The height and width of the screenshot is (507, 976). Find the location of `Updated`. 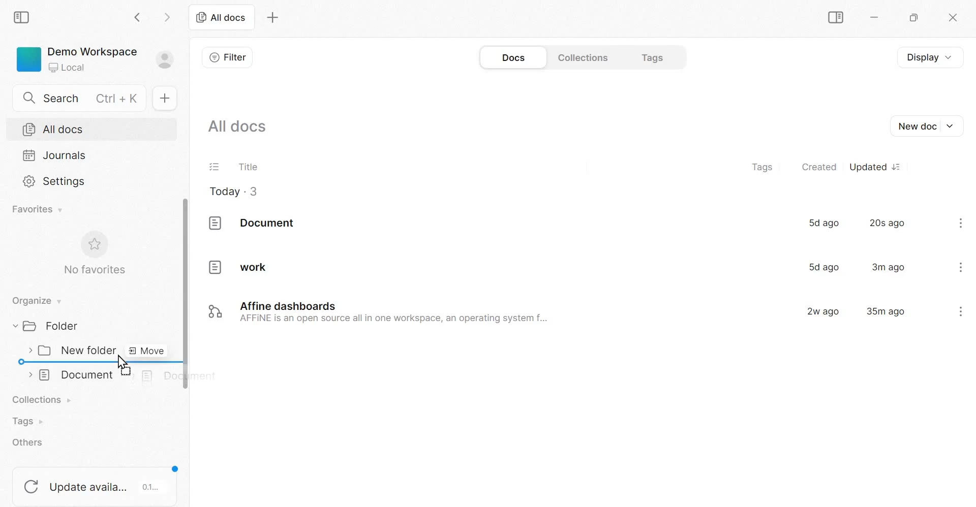

Updated is located at coordinates (874, 165).